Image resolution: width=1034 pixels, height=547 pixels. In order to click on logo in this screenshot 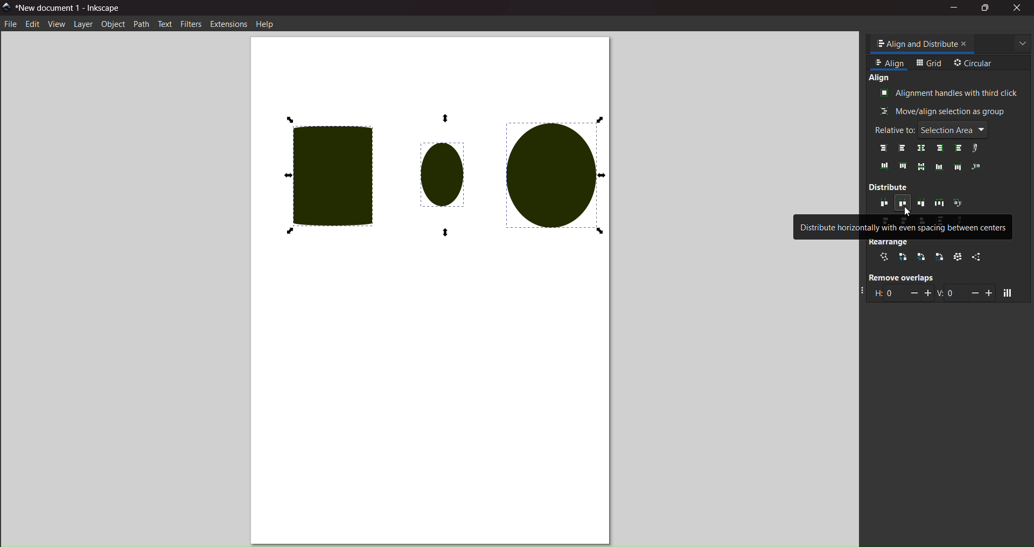, I will do `click(8, 7)`.